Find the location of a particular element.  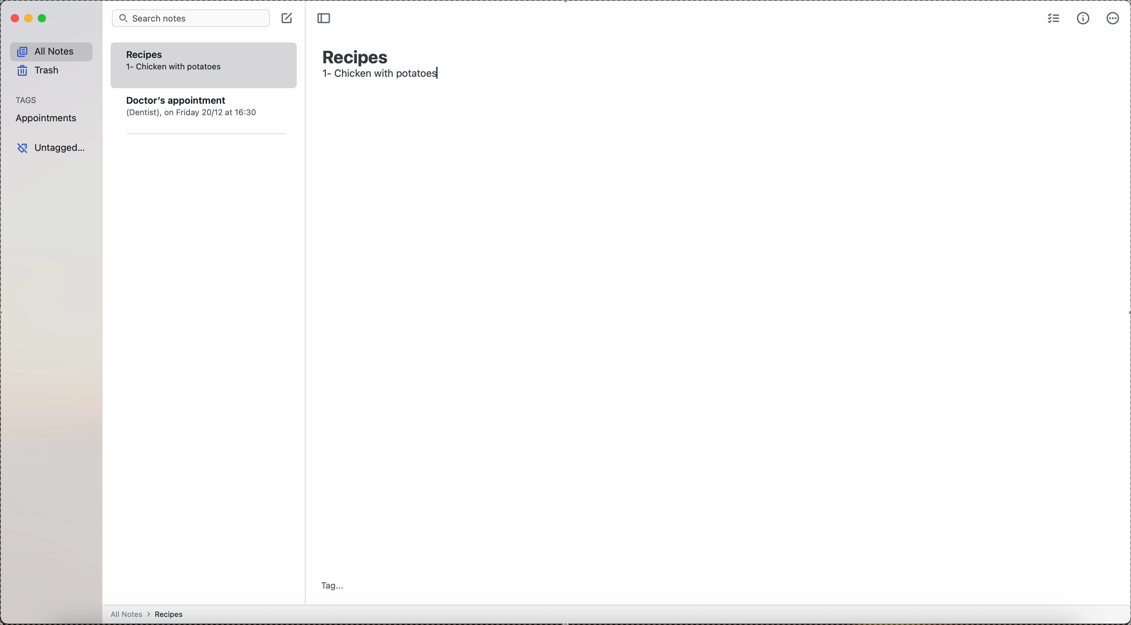

appointments tag is located at coordinates (49, 120).